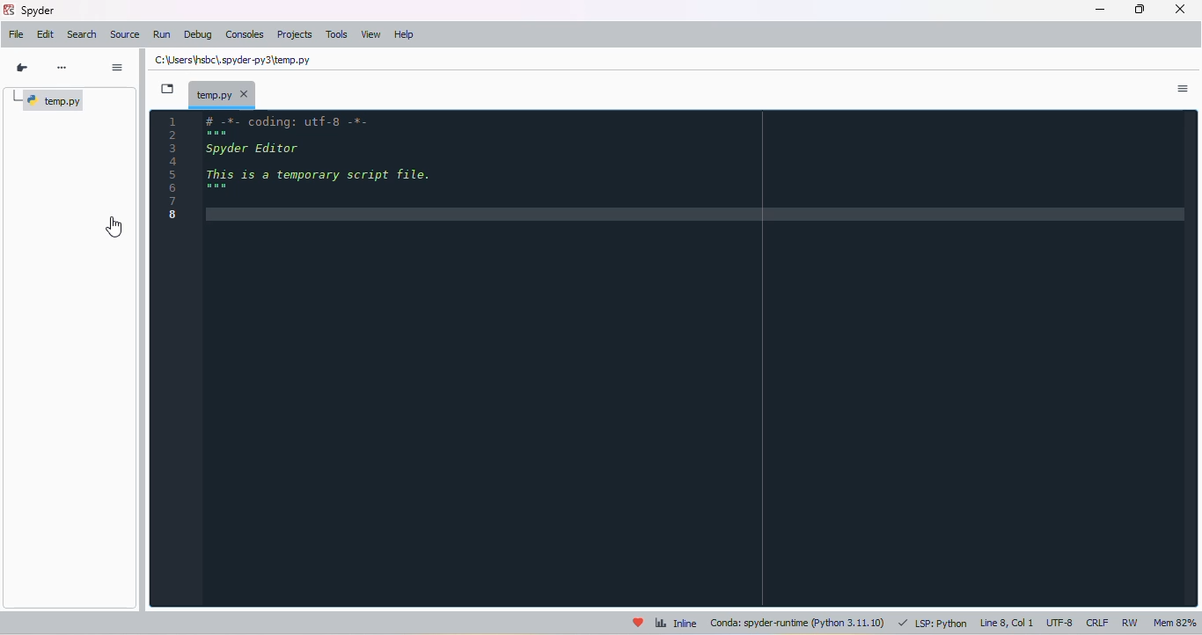  Describe the element at coordinates (245, 34) in the screenshot. I see `consoles` at that location.